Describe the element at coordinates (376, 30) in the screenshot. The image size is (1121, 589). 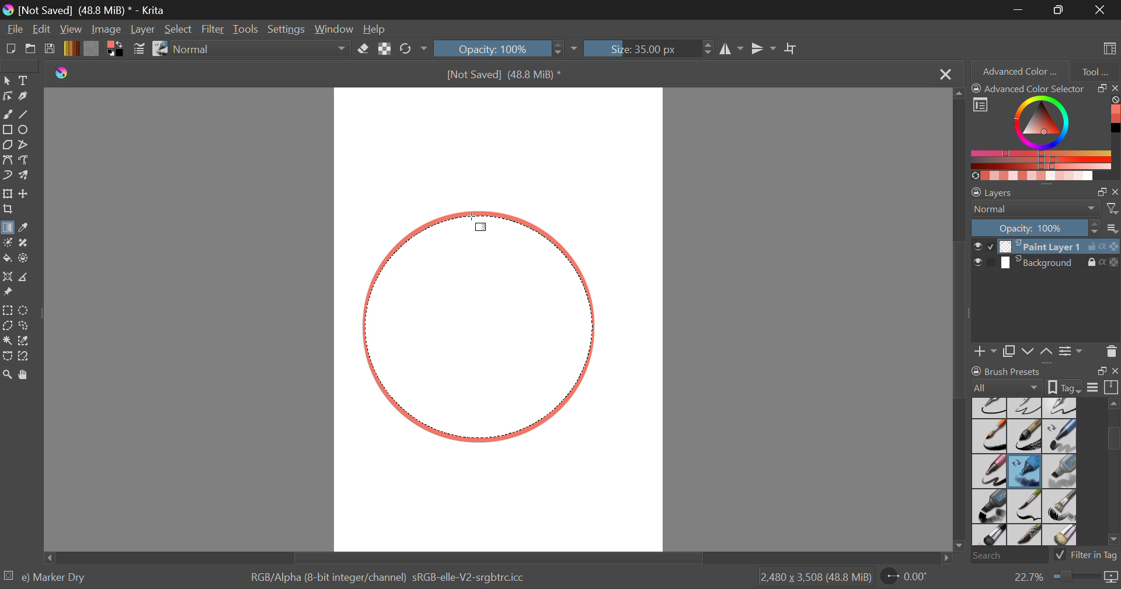
I see `Help` at that location.